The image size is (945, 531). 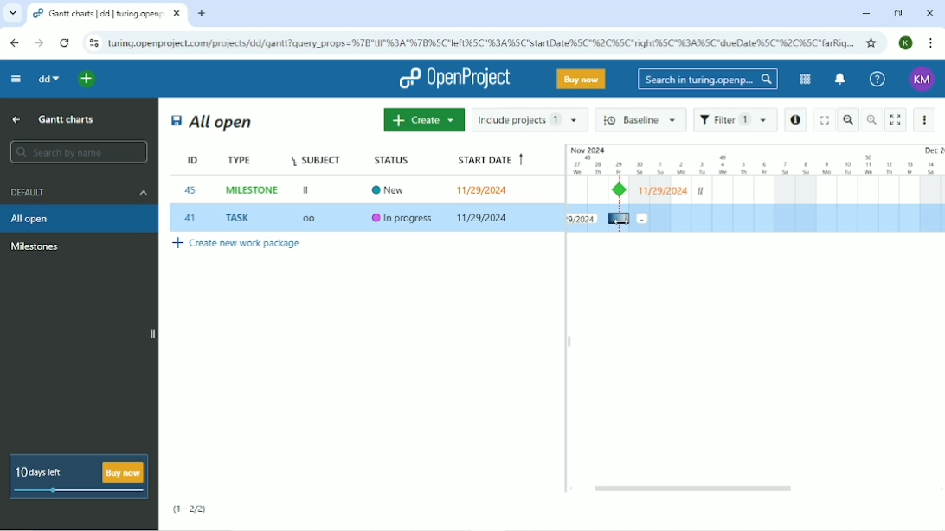 What do you see at coordinates (823, 119) in the screenshot?
I see `Fullscreen` at bounding box center [823, 119].